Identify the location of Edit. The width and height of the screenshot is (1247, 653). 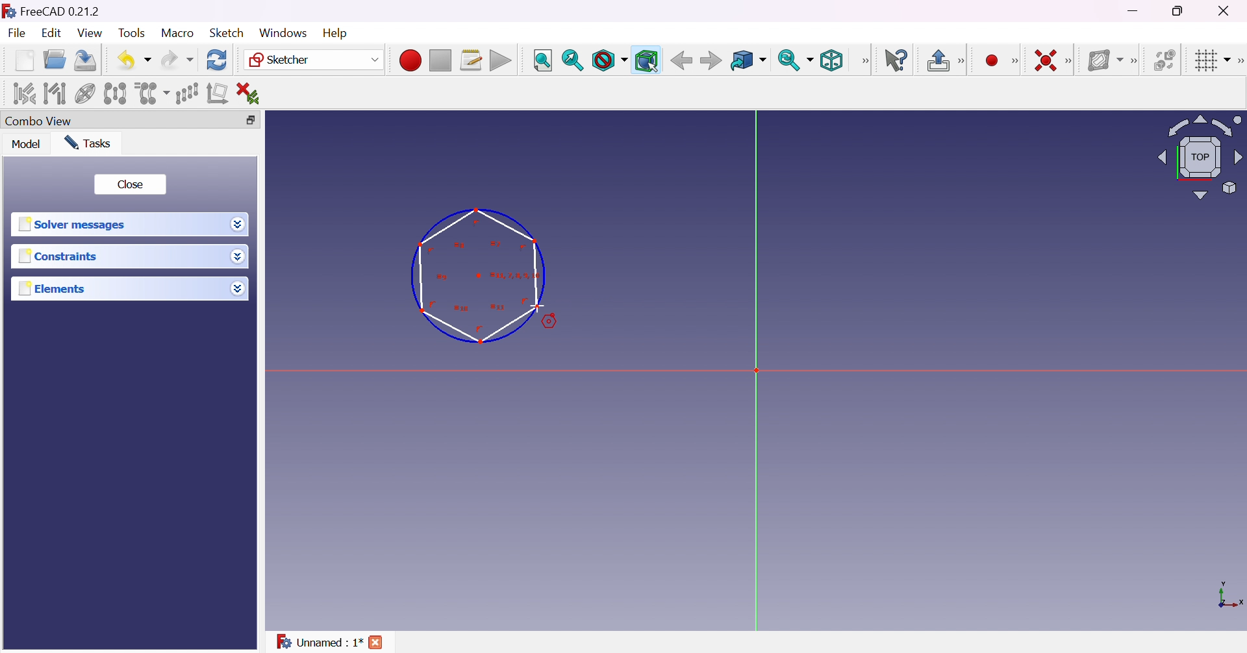
(53, 33).